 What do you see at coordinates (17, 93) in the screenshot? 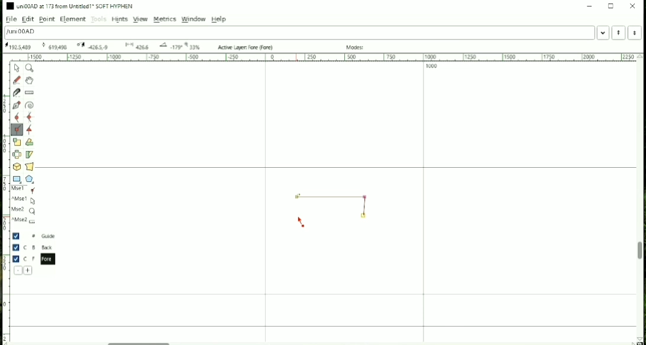
I see `Cut splines in two` at bounding box center [17, 93].